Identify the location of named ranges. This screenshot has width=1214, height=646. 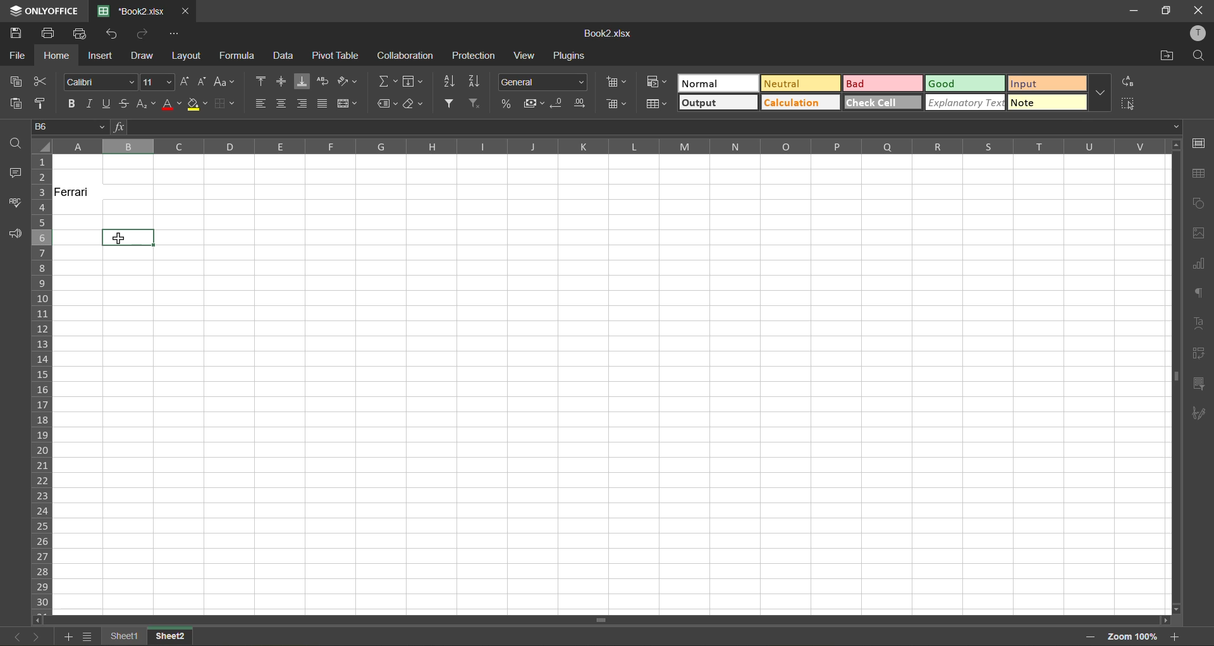
(388, 105).